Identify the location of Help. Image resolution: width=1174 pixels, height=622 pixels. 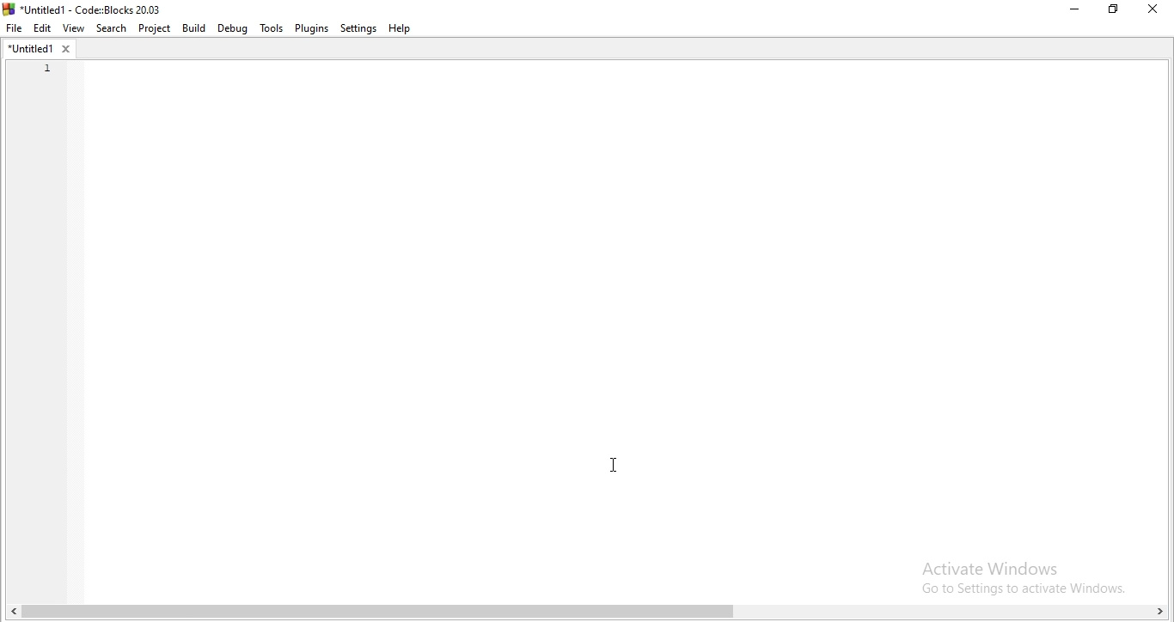
(399, 27).